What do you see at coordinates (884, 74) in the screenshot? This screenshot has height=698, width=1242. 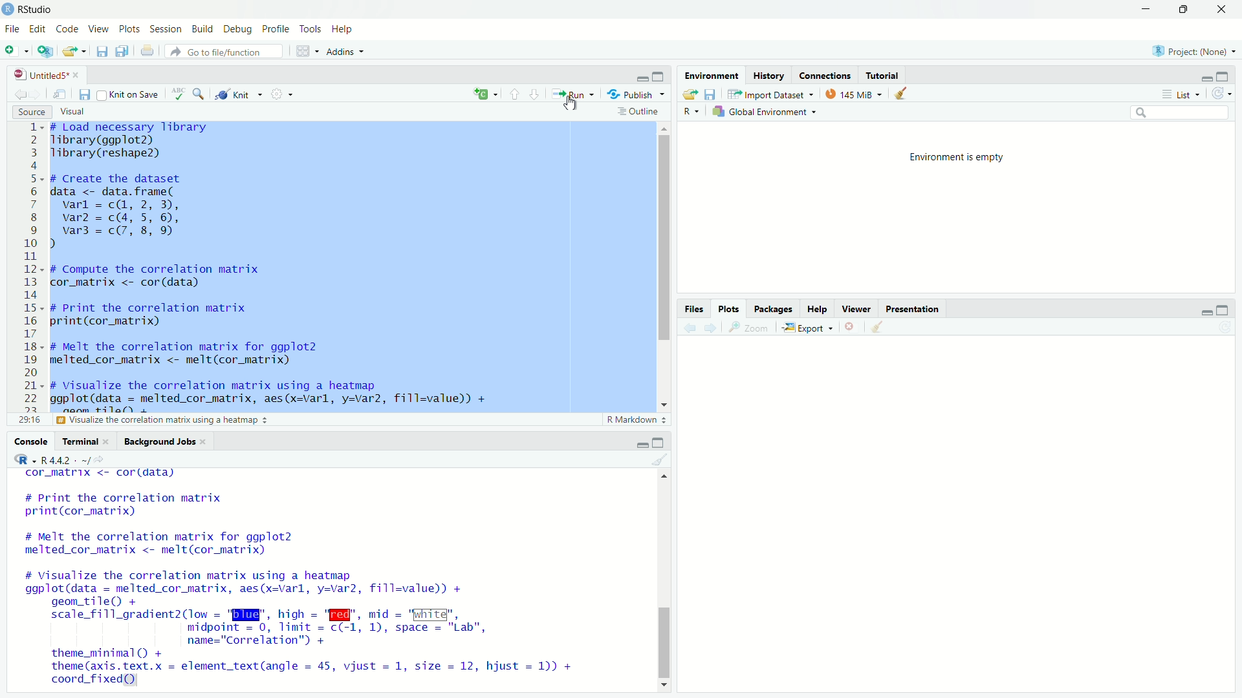 I see `tutorial` at bounding box center [884, 74].